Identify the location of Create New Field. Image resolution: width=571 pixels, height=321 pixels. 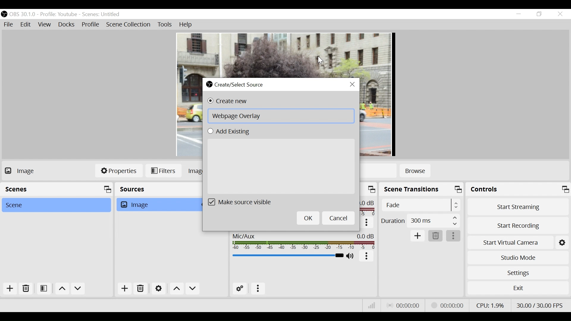
(281, 116).